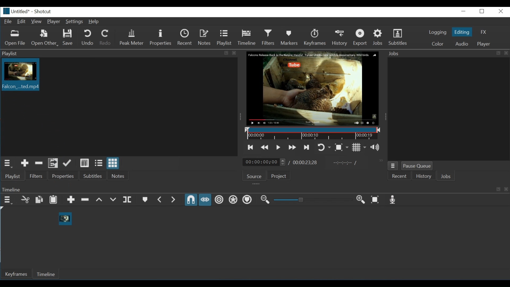 The image size is (510, 287). Describe the element at coordinates (36, 176) in the screenshot. I see `Filters` at that location.